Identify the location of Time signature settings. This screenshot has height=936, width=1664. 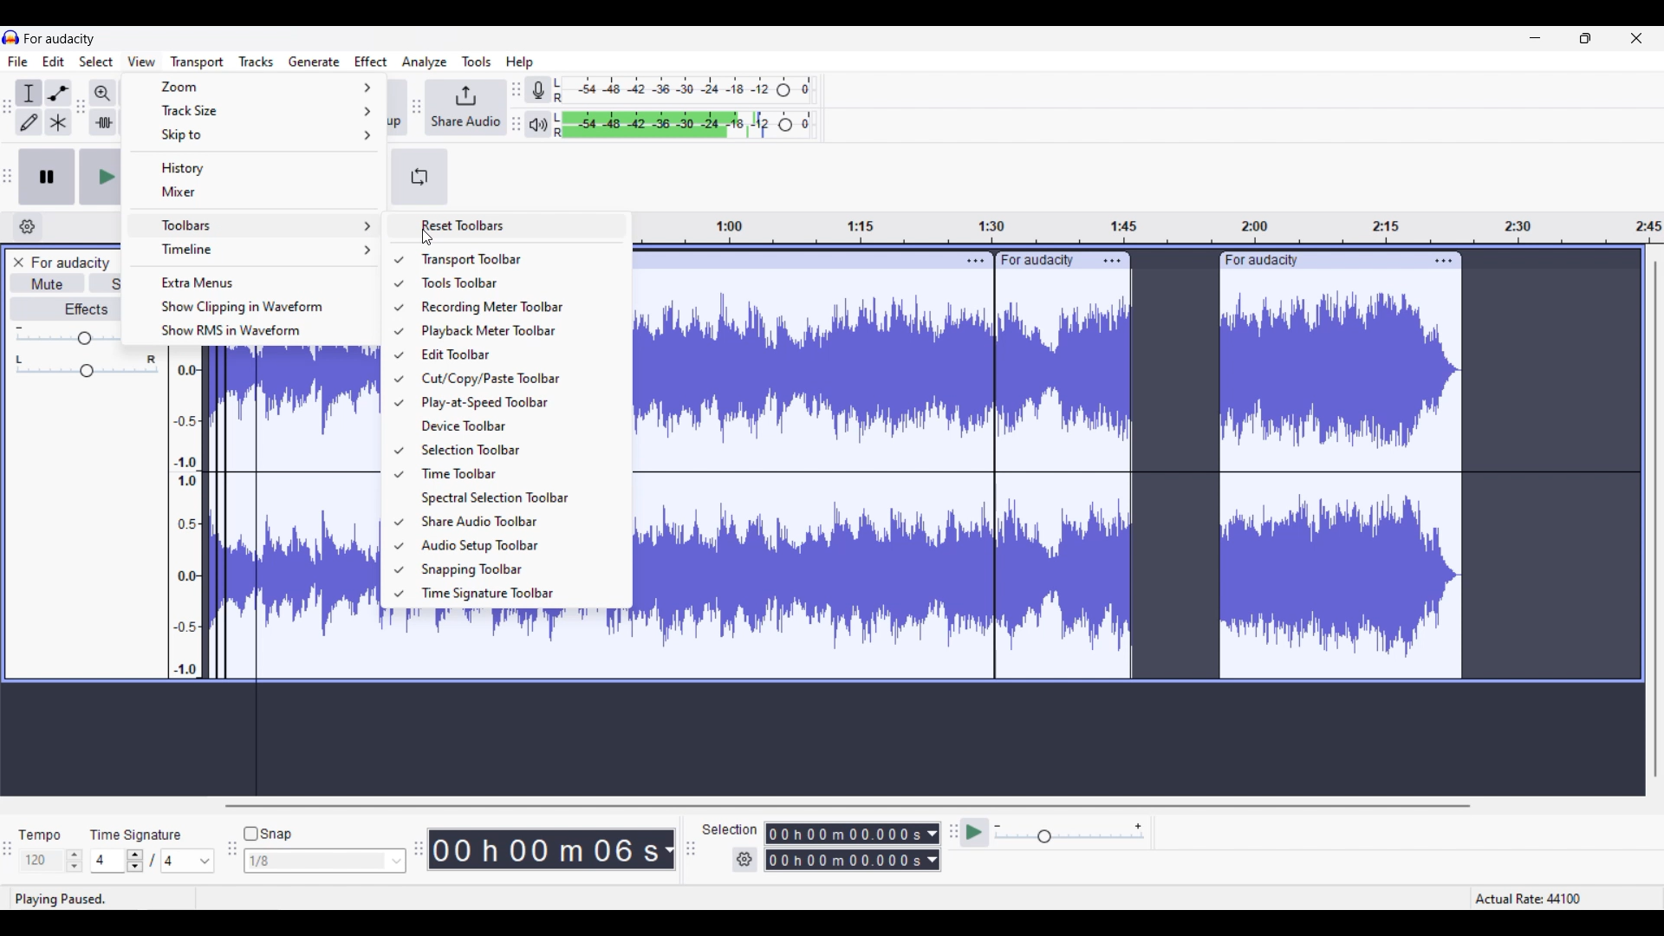
(153, 860).